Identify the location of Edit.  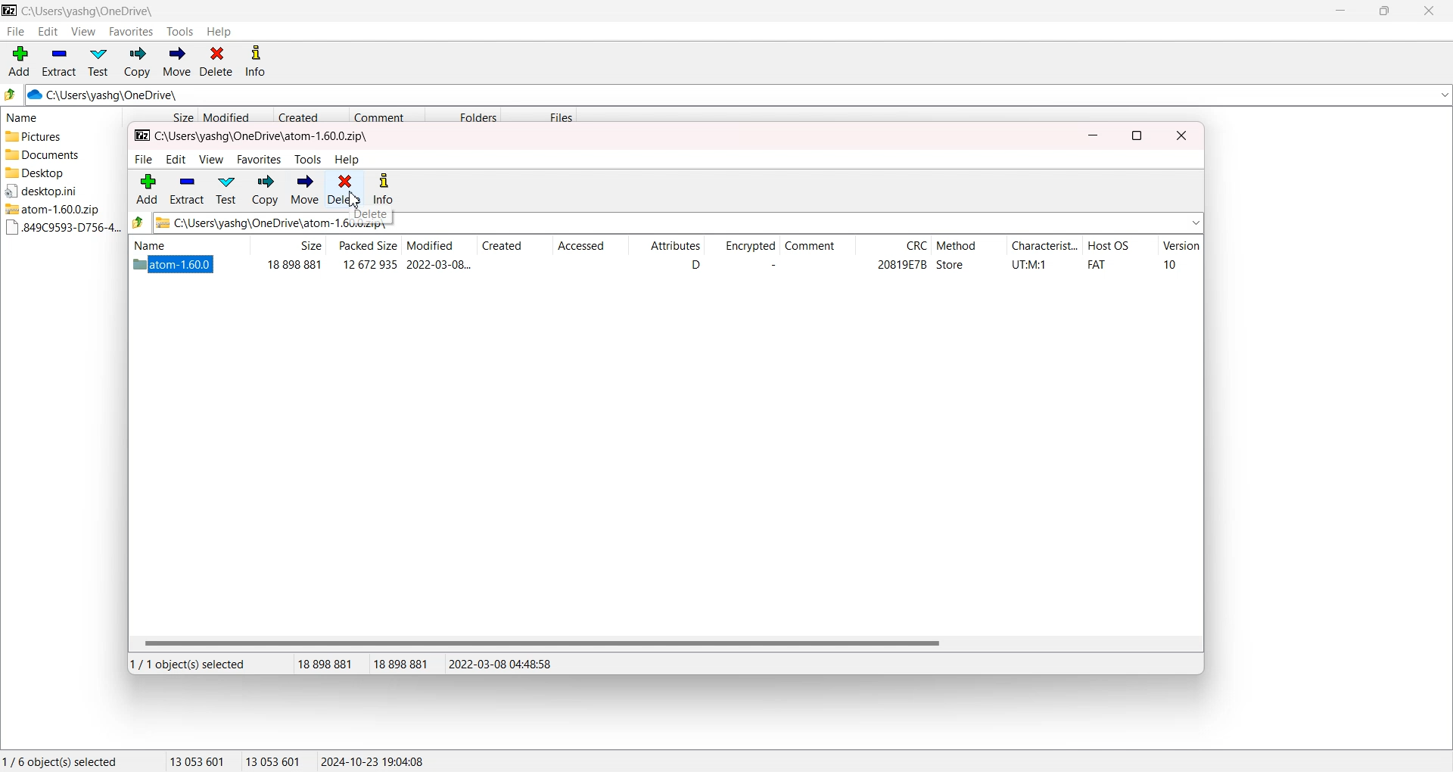
(48, 31).